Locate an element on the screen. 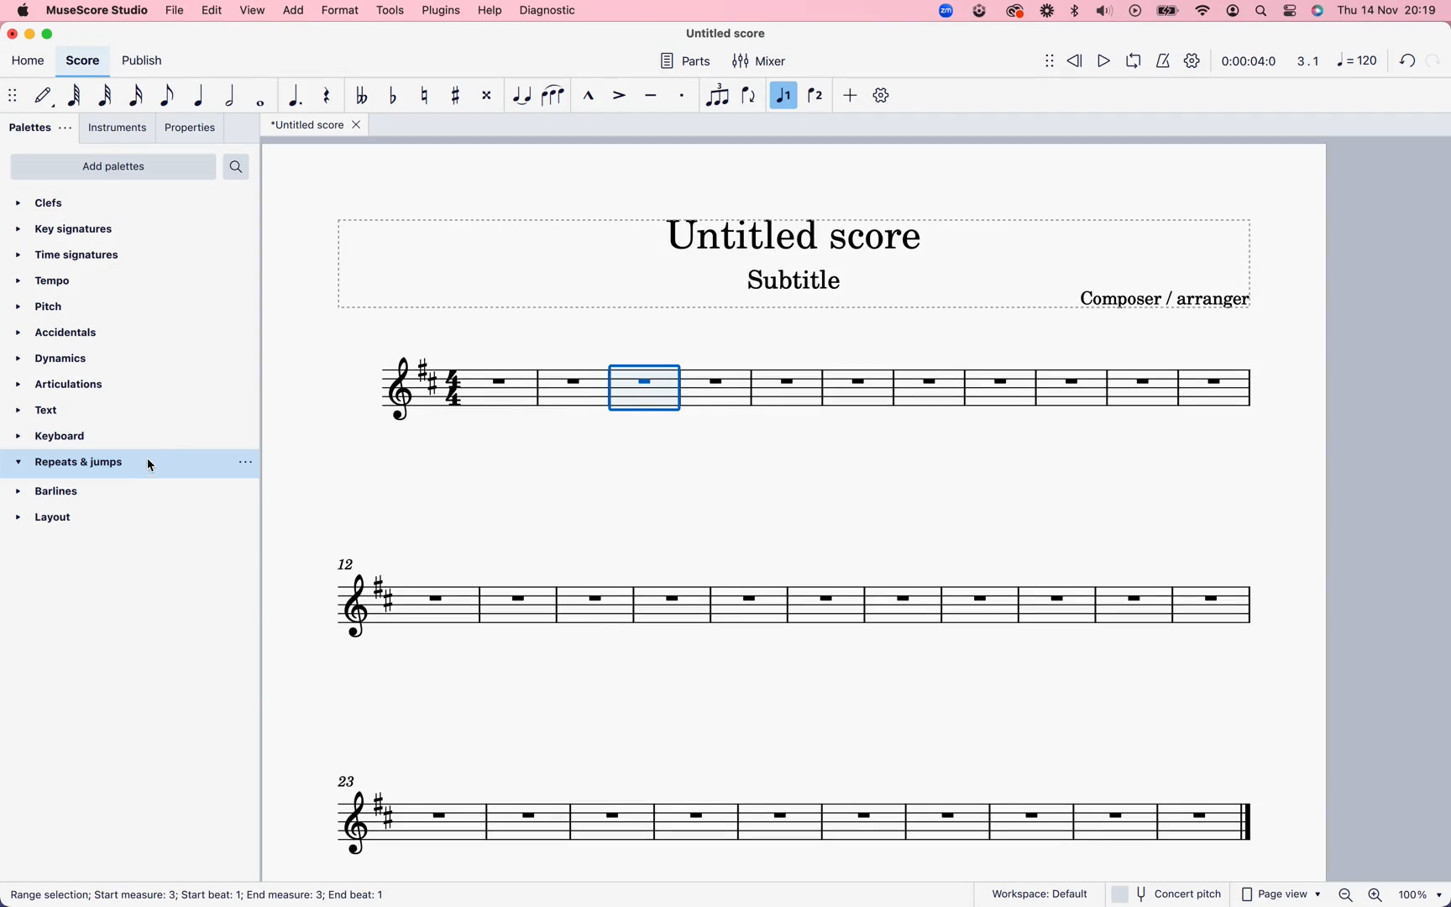 The image size is (1451, 907). back is located at coordinates (1409, 58).